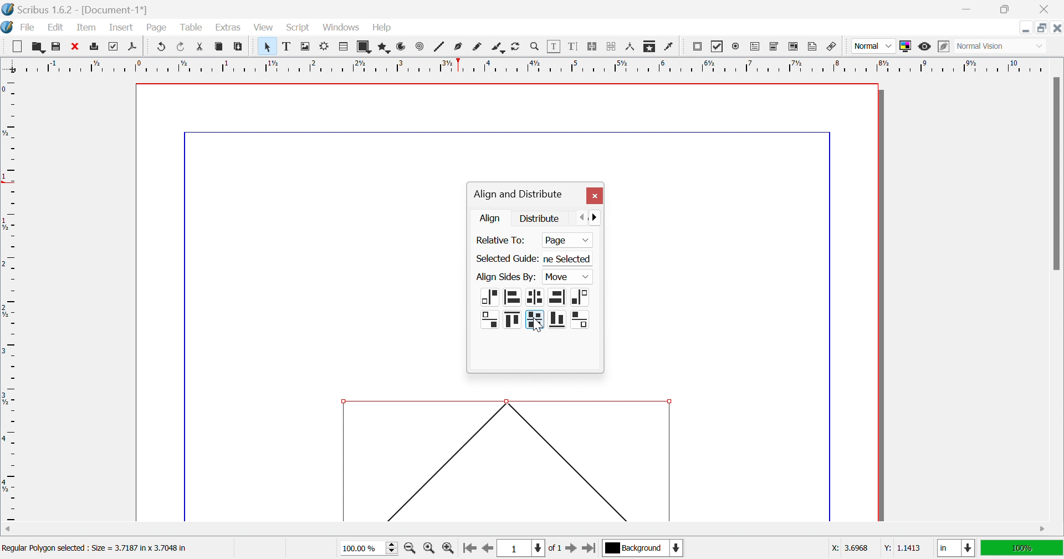  What do you see at coordinates (94, 550) in the screenshot?
I see `Regular polygon selected: Size = 3.7187 in x 3.7048 in` at bounding box center [94, 550].